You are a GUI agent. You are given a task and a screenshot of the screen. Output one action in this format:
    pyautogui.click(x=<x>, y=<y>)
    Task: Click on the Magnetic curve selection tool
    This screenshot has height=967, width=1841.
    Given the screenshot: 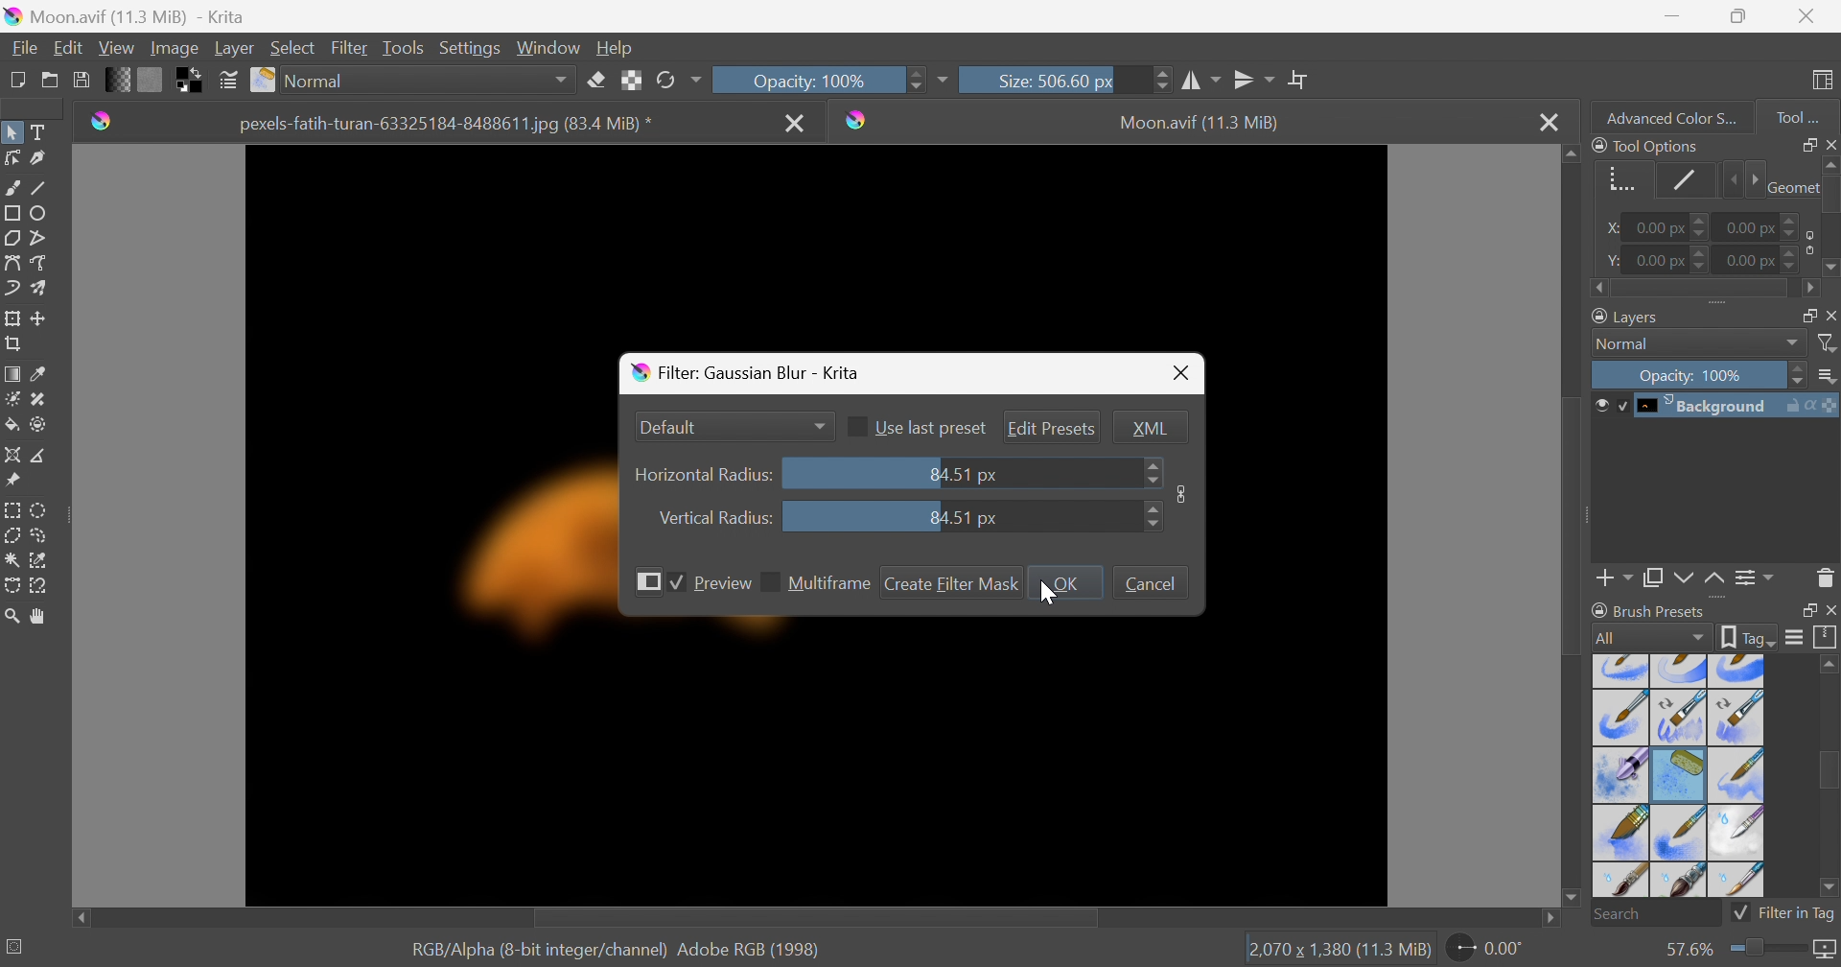 What is the action you would take?
    pyautogui.click(x=37, y=587)
    